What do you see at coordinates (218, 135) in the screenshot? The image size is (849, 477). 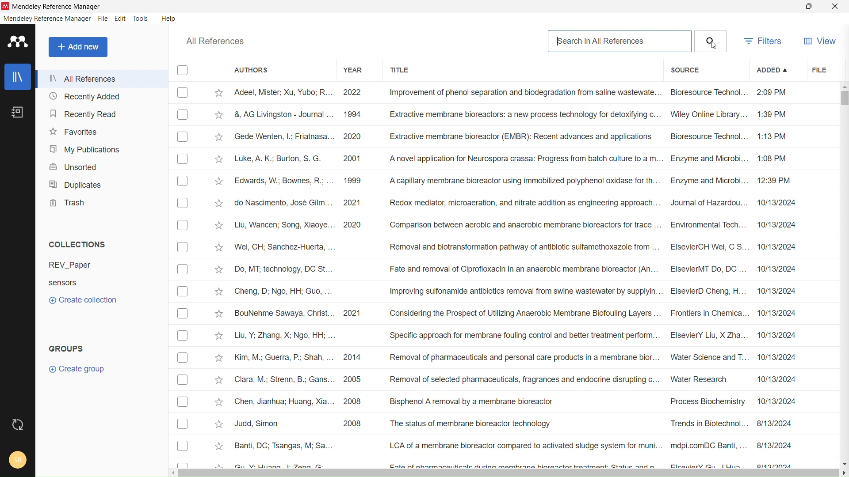 I see `Add to favorites` at bounding box center [218, 135].